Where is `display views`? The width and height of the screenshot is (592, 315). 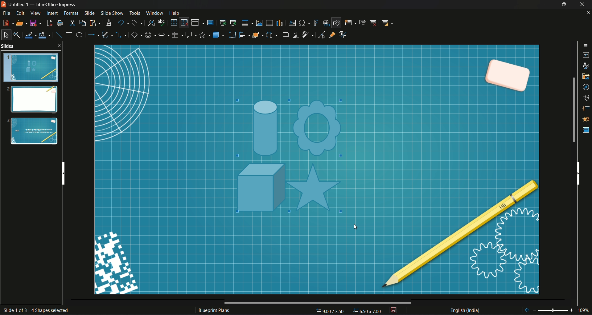 display views is located at coordinates (197, 23).